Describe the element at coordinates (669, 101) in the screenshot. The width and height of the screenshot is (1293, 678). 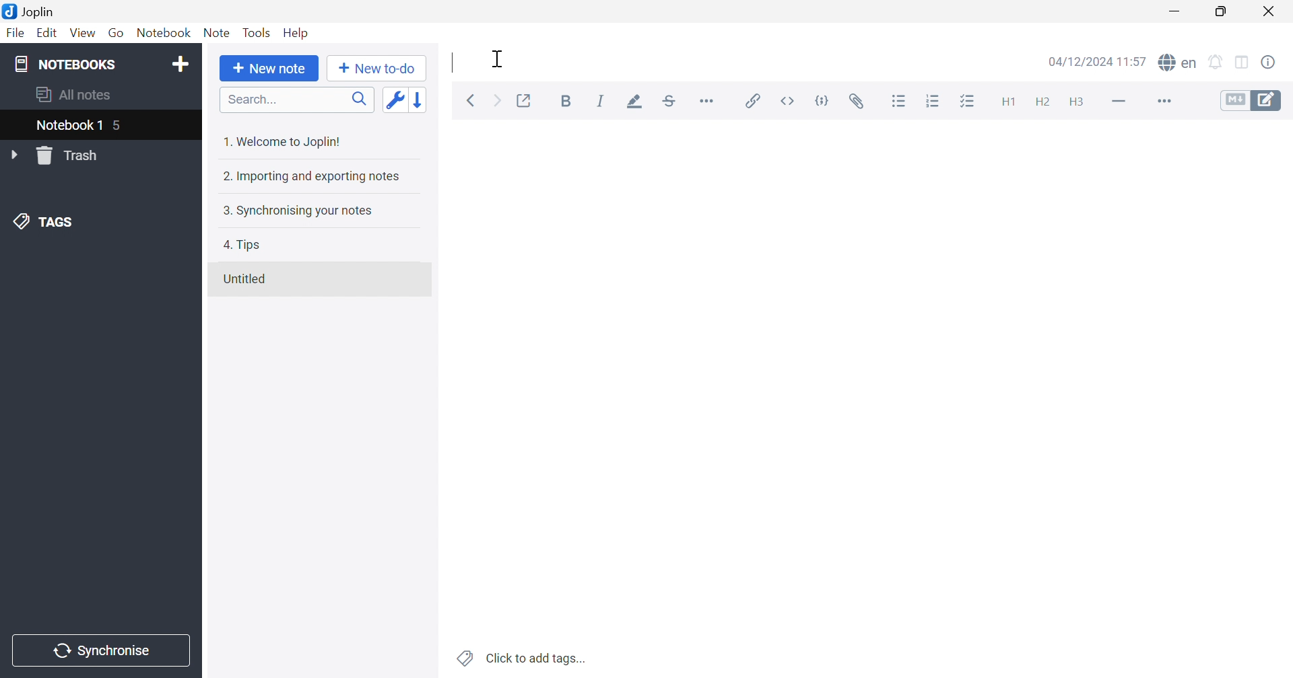
I see `Strikethrough` at that location.